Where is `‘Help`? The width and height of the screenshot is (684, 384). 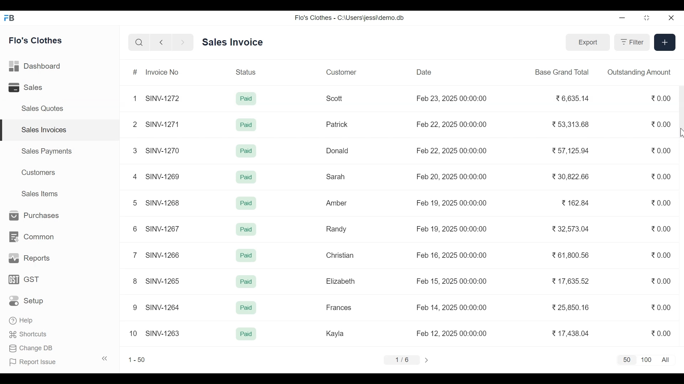
‘Help is located at coordinates (22, 320).